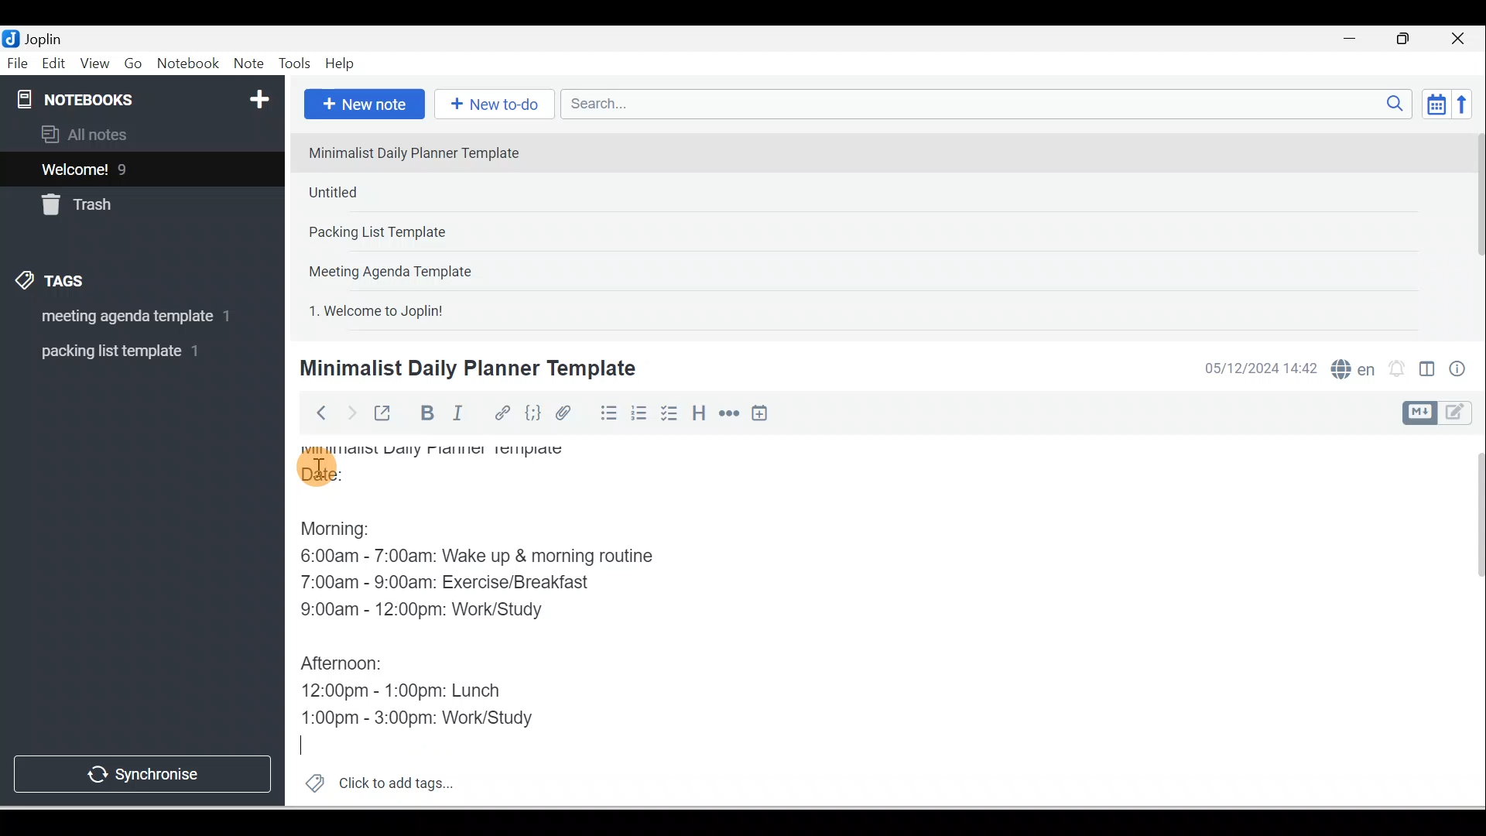 Image resolution: width=1486 pixels, height=836 pixels. What do you see at coordinates (1443, 413) in the screenshot?
I see `Toggle editor layout` at bounding box center [1443, 413].